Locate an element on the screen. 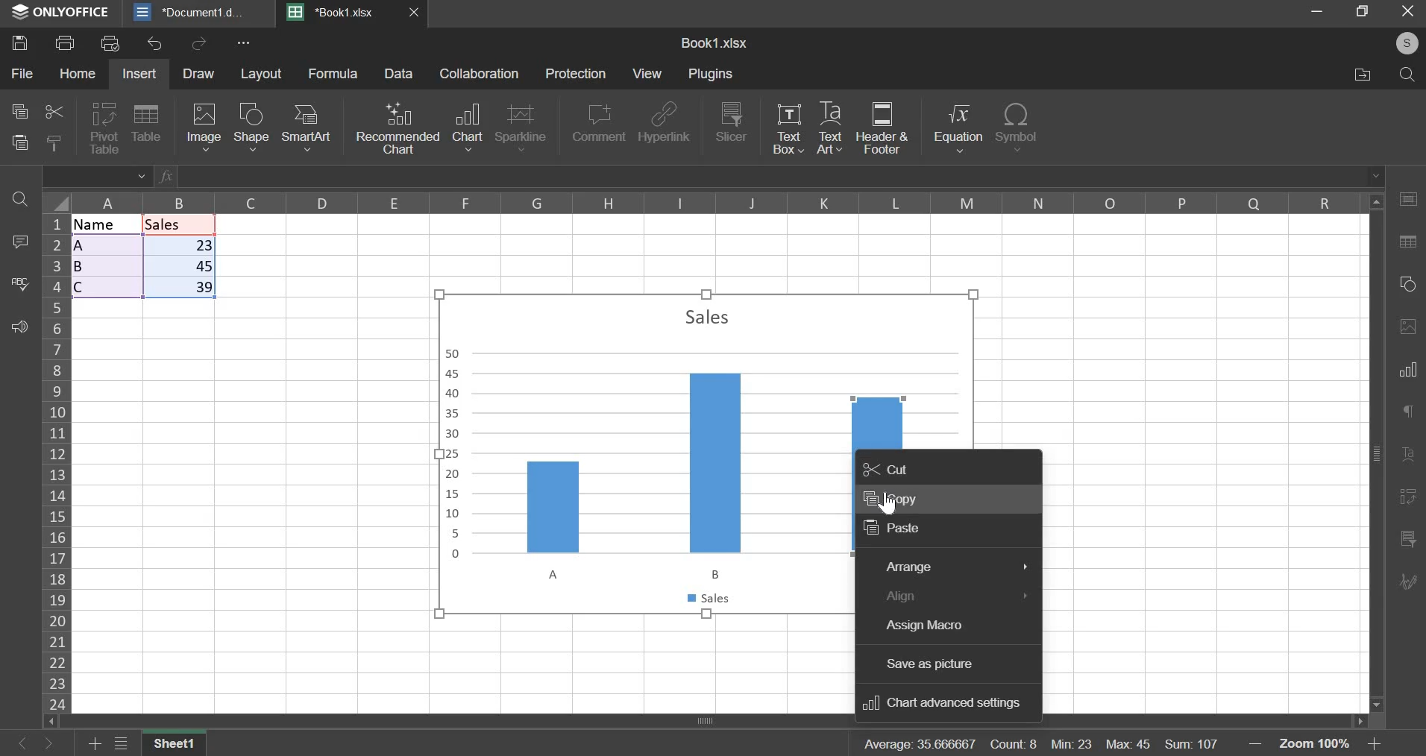  feedback is located at coordinates (19, 327).